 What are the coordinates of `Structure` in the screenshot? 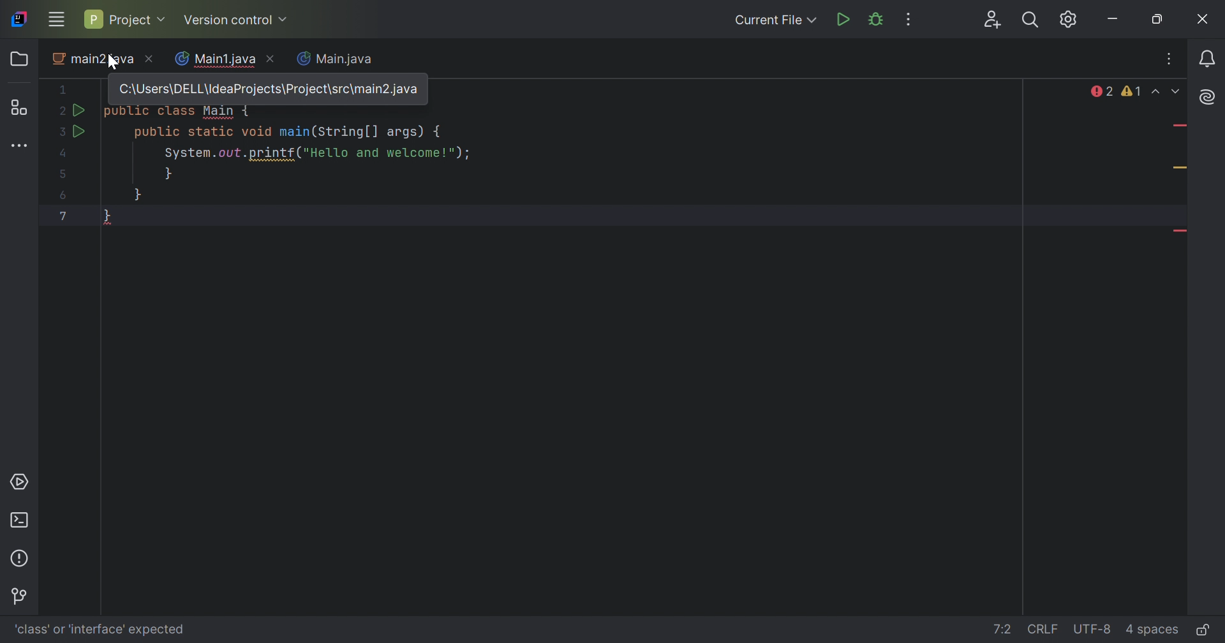 It's located at (18, 107).